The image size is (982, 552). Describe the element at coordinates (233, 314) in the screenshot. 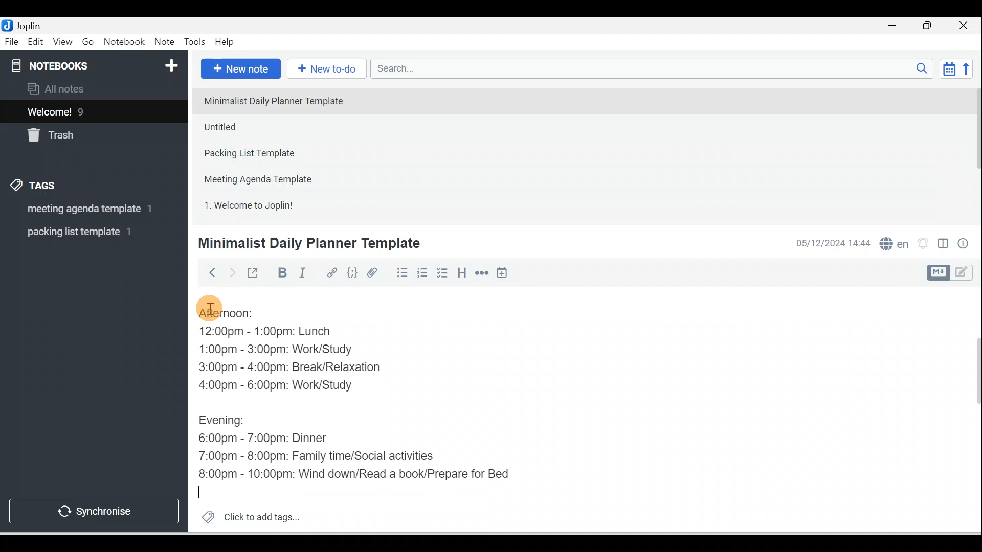

I see `Afternoon:` at that location.